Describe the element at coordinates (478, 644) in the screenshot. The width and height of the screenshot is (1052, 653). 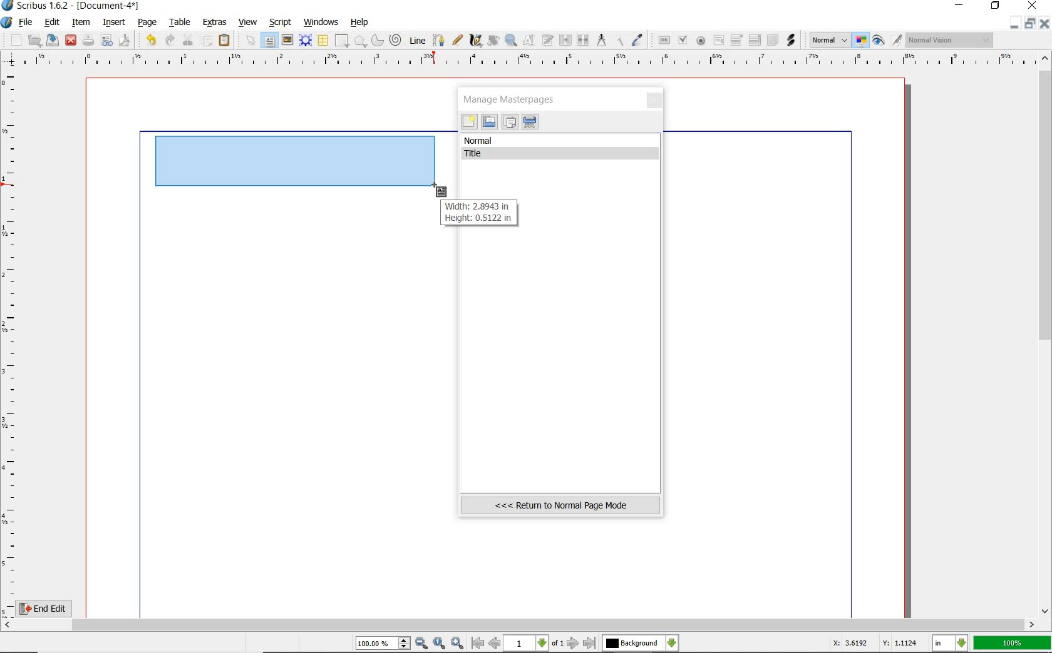
I see `go to first page` at that location.